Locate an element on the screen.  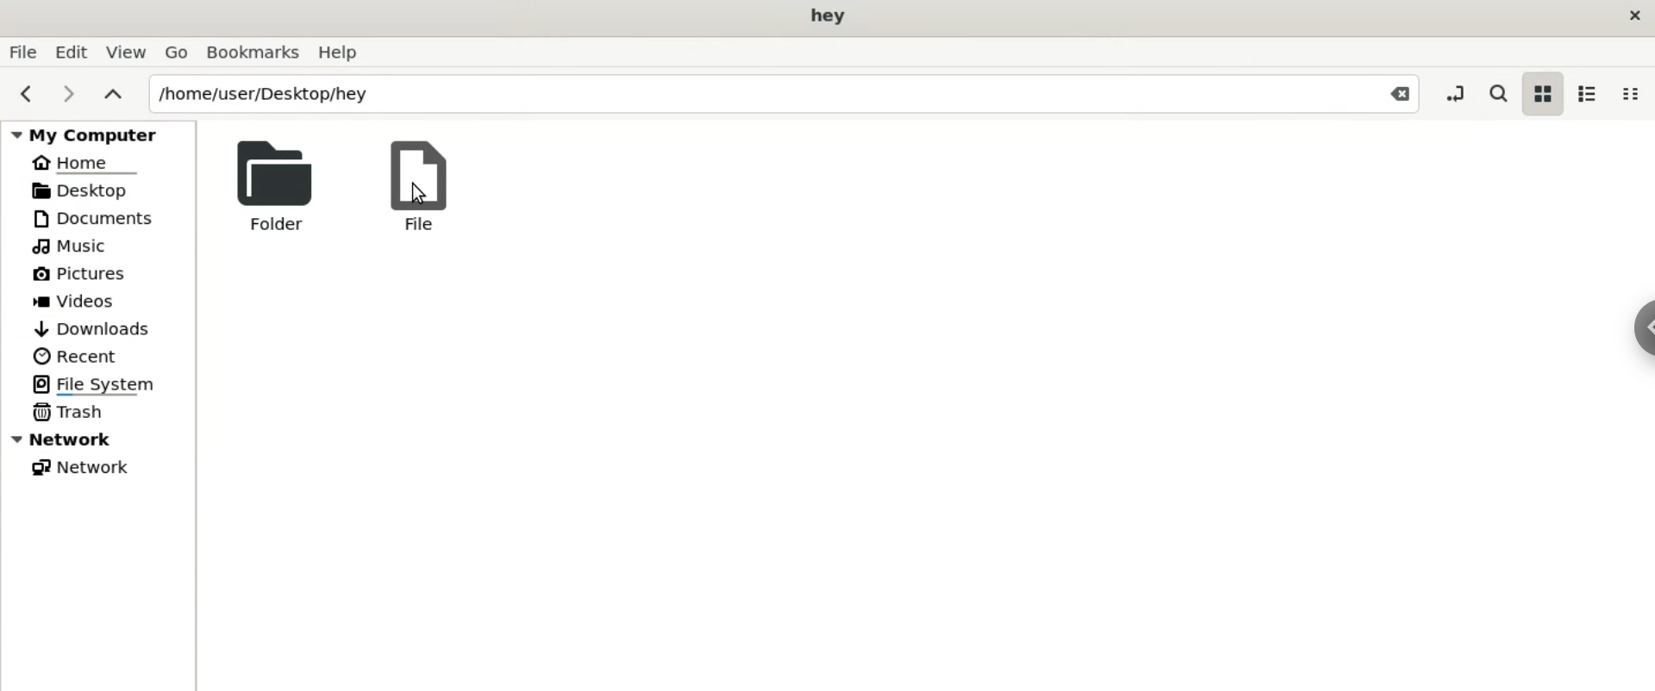
recent is located at coordinates (74, 357).